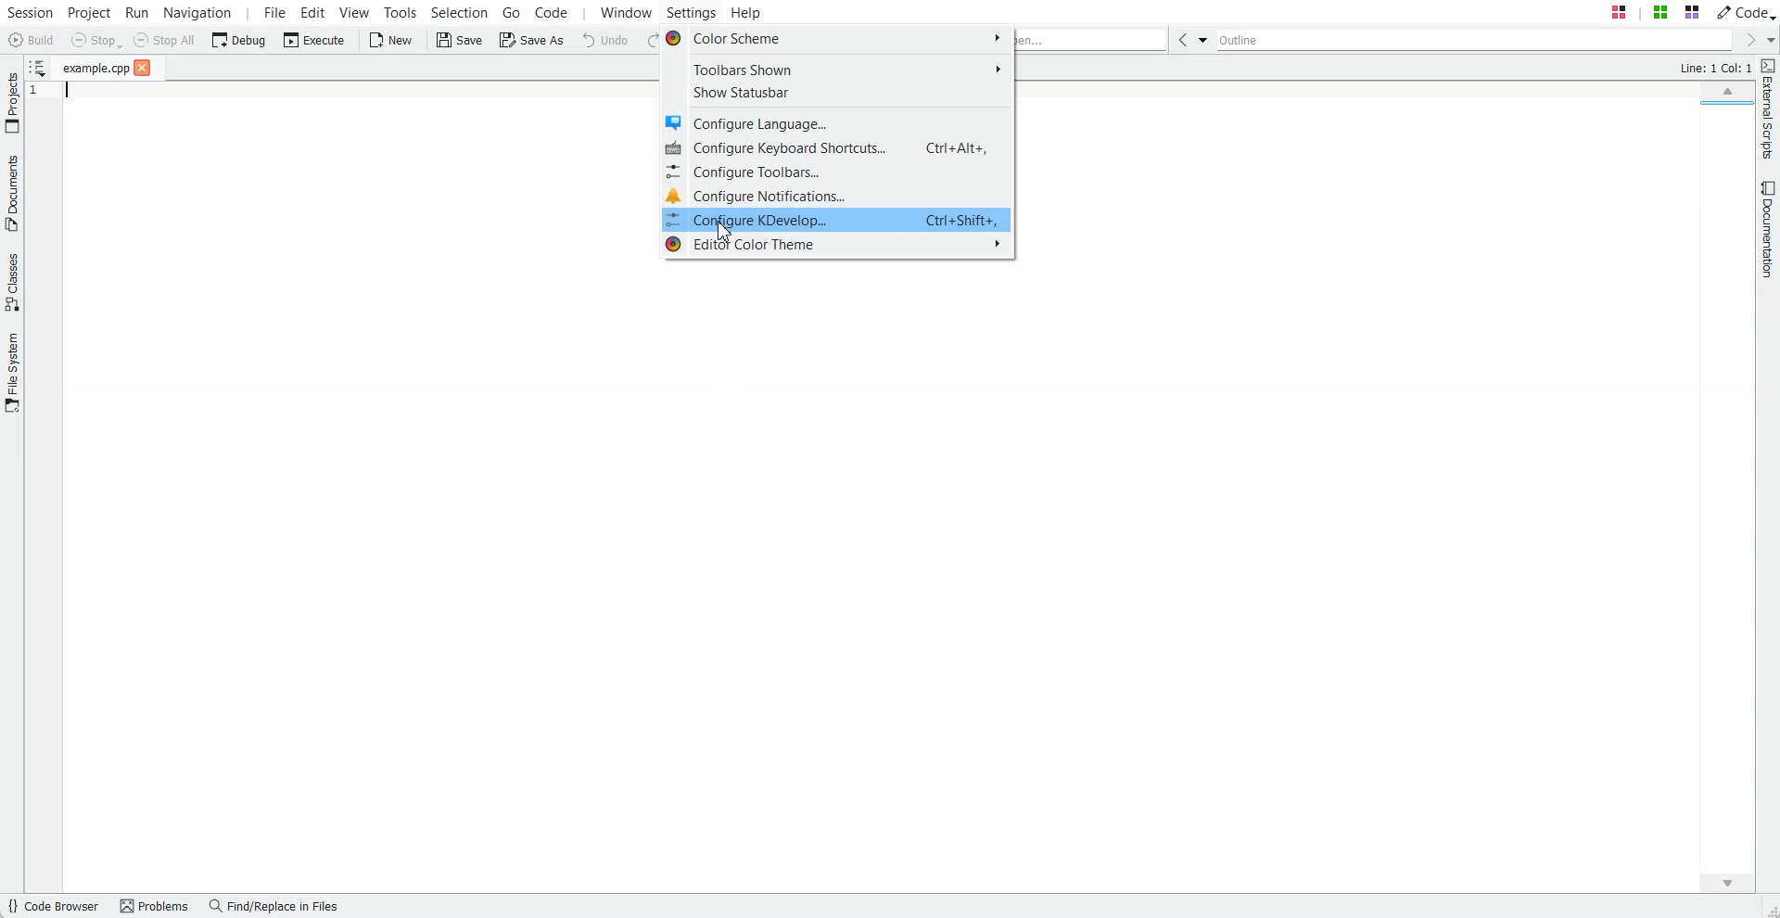  What do you see at coordinates (12, 285) in the screenshot?
I see `Classes` at bounding box center [12, 285].